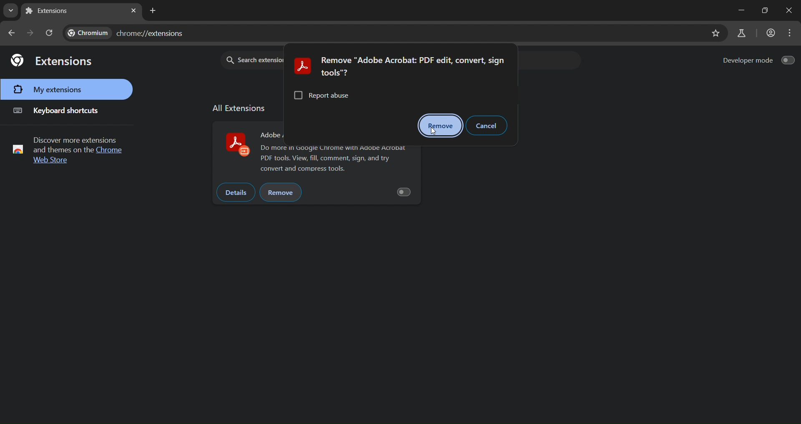  Describe the element at coordinates (764, 10) in the screenshot. I see `maximize` at that location.